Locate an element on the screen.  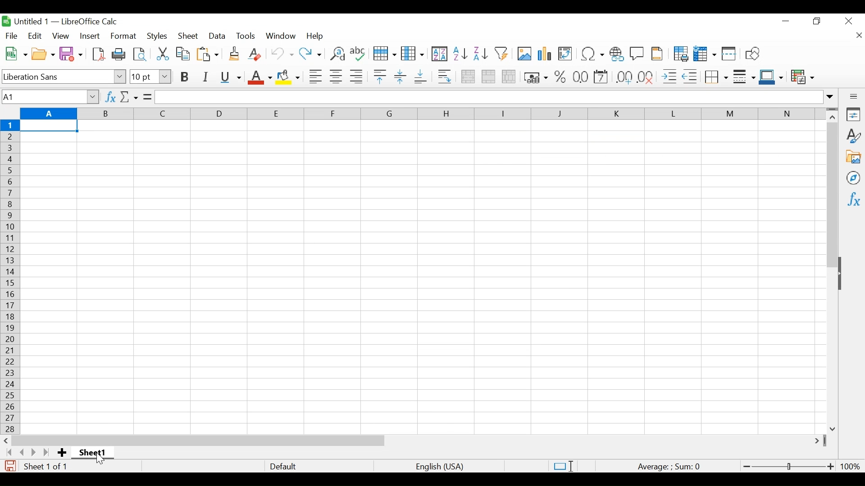
Increase Indent is located at coordinates (669, 76).